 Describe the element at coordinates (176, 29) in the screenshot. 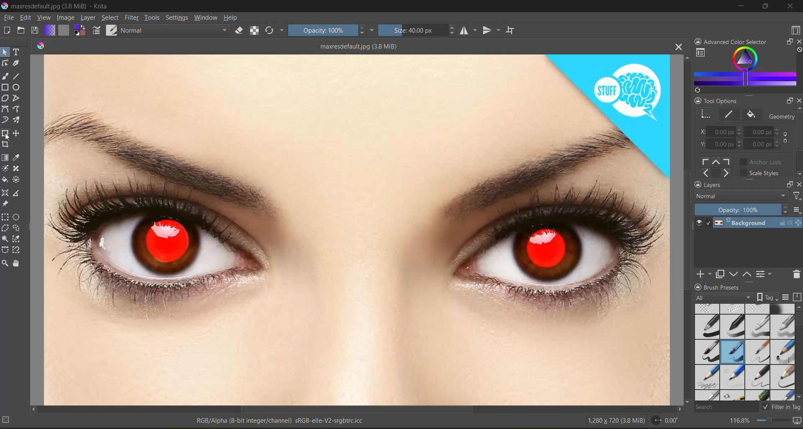

I see `normal` at that location.